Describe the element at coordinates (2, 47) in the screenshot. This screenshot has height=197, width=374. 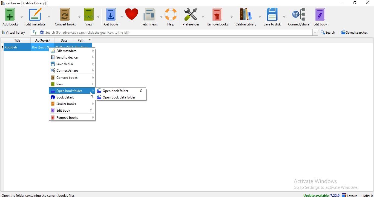
I see `index no` at that location.